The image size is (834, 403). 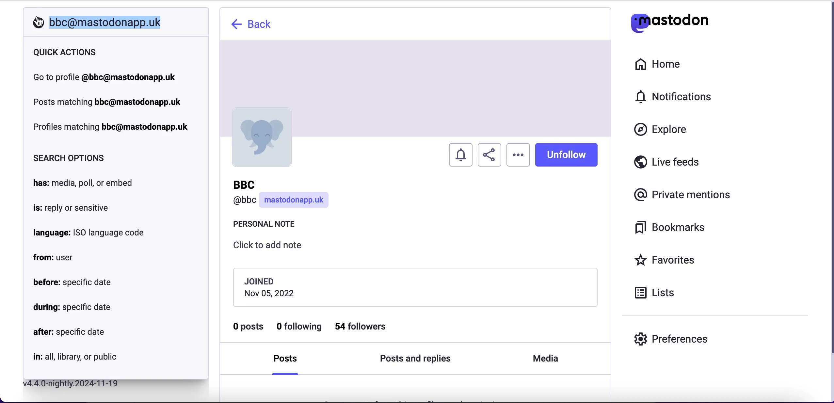 I want to click on home, so click(x=656, y=64).